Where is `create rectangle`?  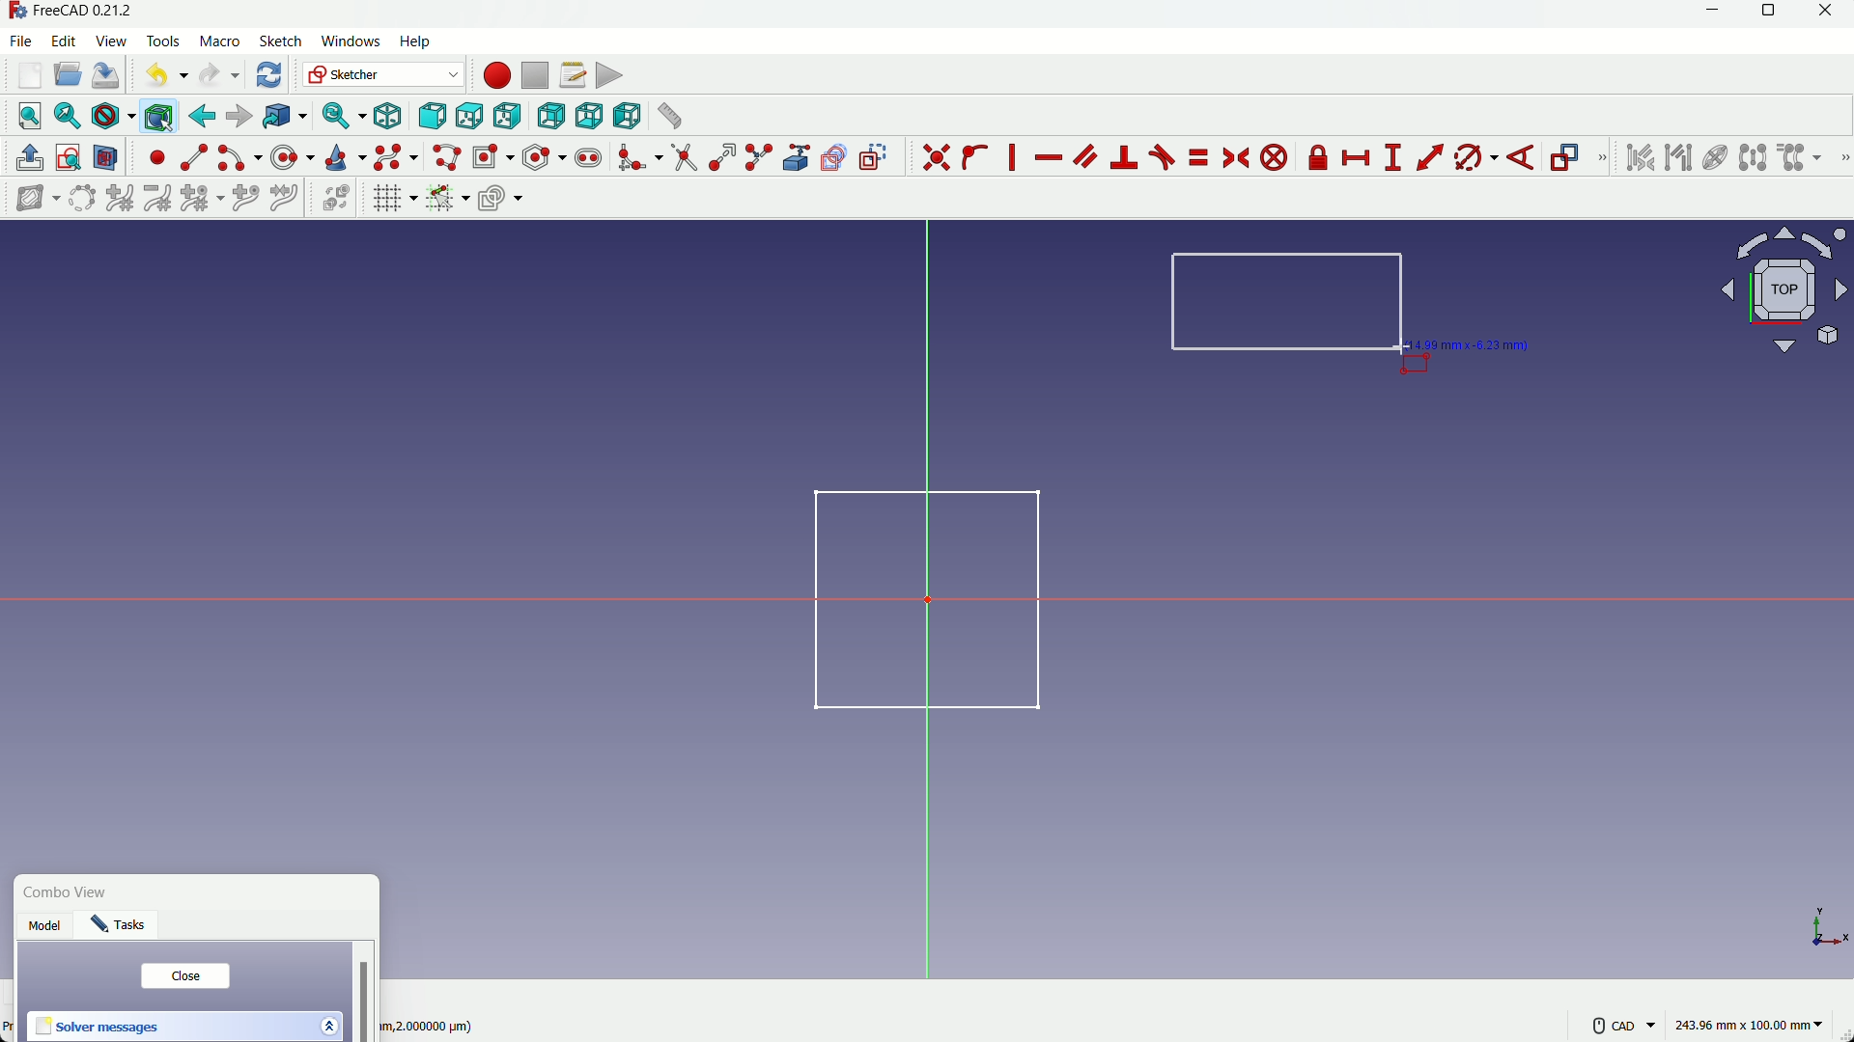 create rectangle is located at coordinates (492, 156).